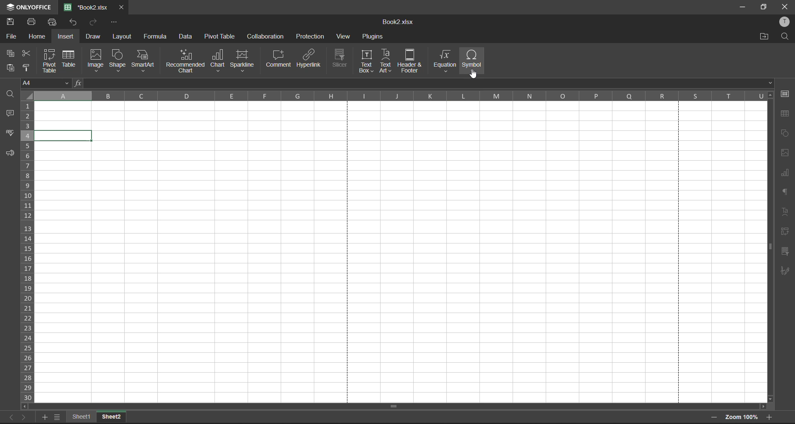  What do you see at coordinates (11, 53) in the screenshot?
I see `copy` at bounding box center [11, 53].